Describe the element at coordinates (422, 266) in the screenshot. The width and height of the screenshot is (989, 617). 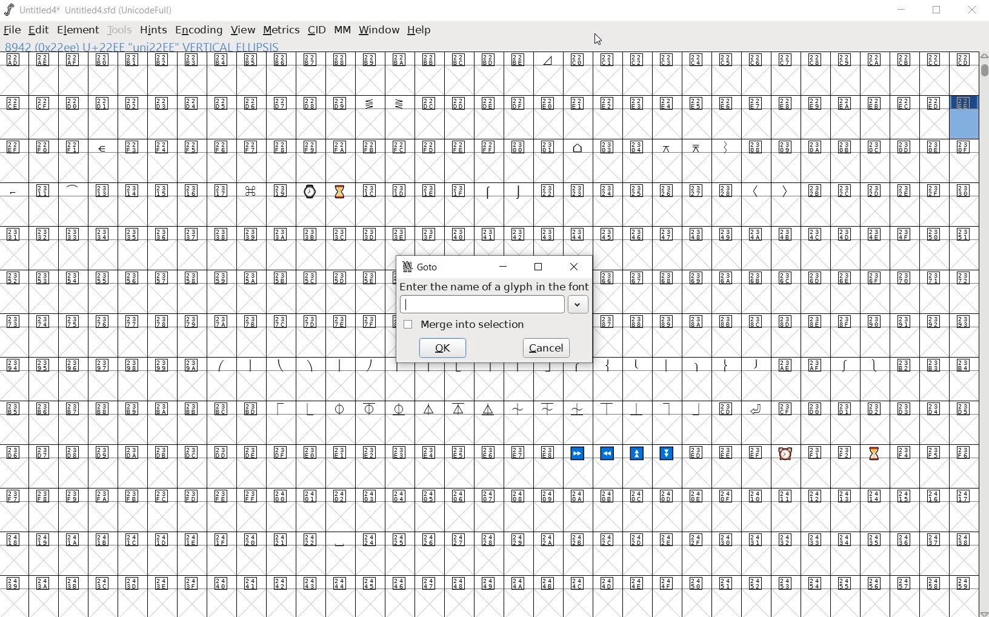
I see `GoTo` at that location.